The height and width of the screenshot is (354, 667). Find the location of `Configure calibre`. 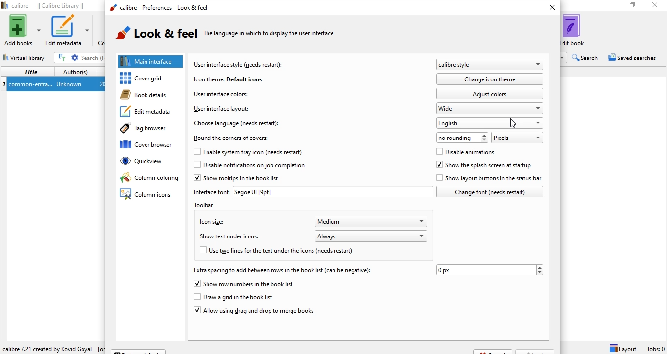

Configure calibre is located at coordinates (52, 347).